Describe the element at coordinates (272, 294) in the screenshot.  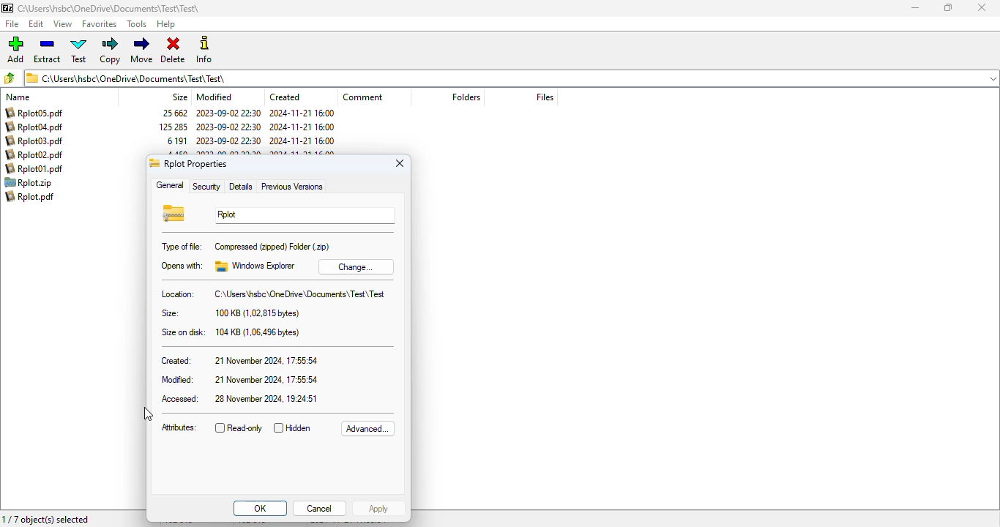
I see `location: C:\Users\hsbc\OneDrive\Documents\Test\` at that location.